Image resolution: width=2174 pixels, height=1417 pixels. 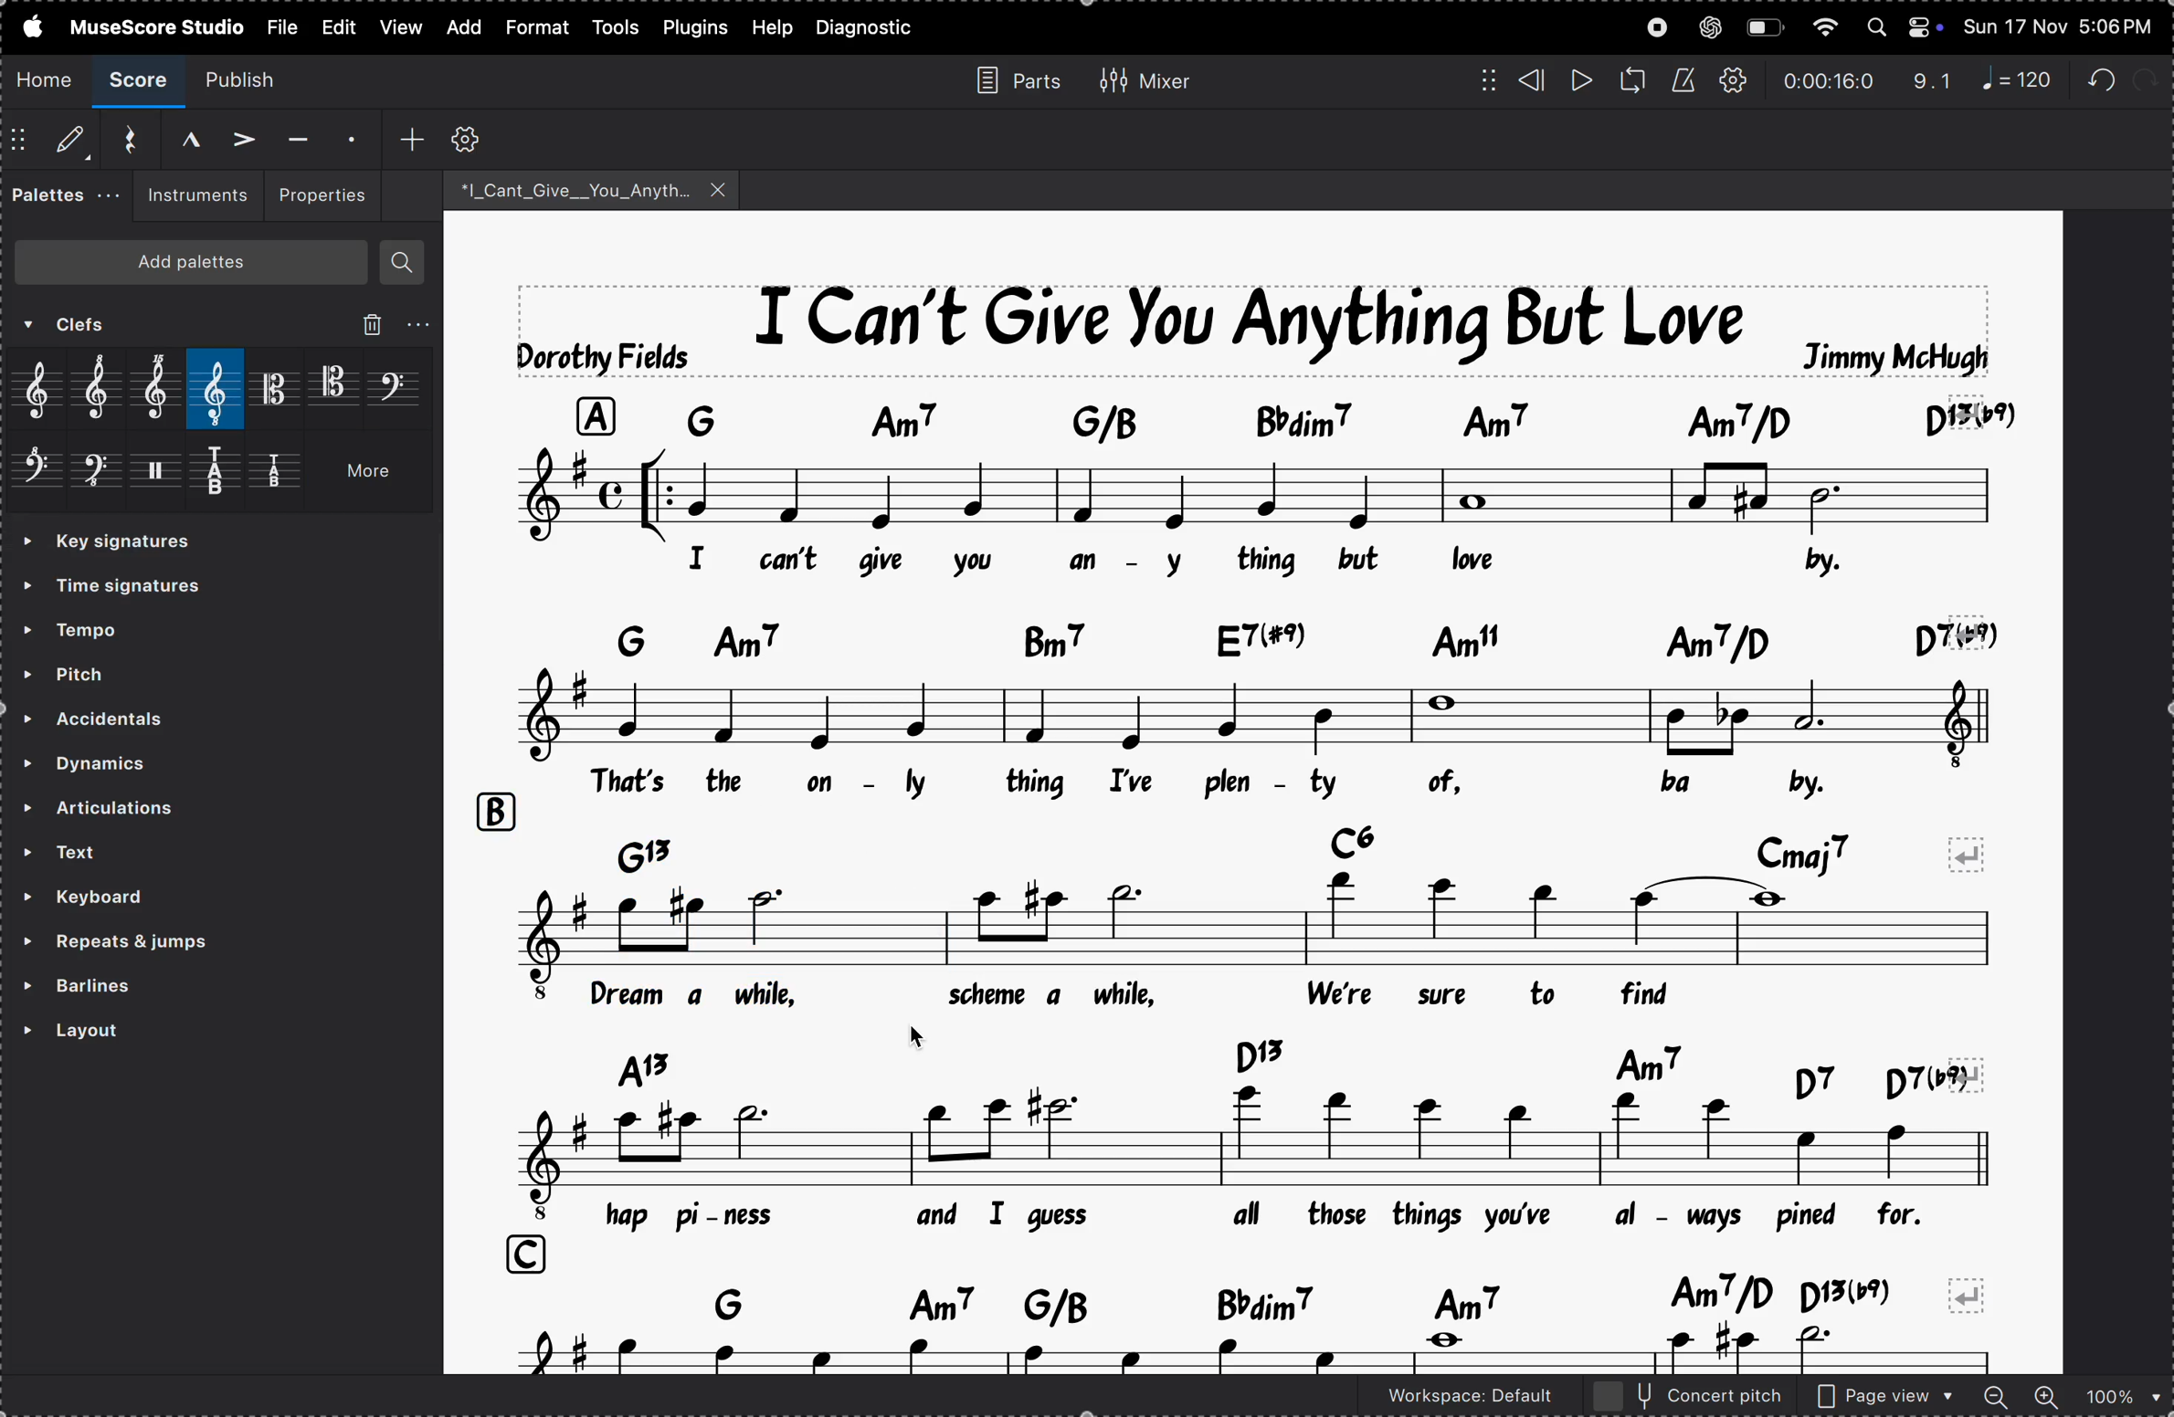 I want to click on key notes, so click(x=1284, y=1065).